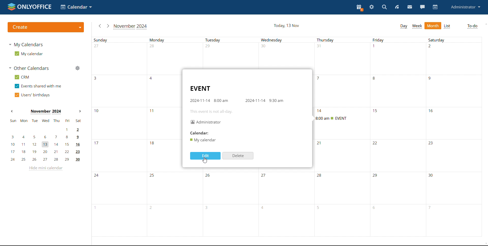 This screenshot has width=488, height=246. Describe the element at coordinates (200, 133) in the screenshot. I see `calendar` at that location.